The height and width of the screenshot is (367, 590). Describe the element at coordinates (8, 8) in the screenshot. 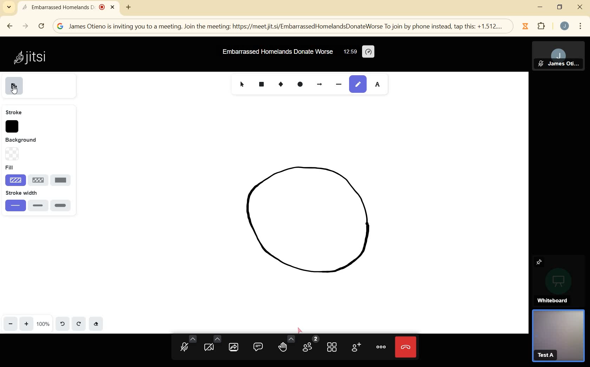

I see `SEARCH TABS` at that location.